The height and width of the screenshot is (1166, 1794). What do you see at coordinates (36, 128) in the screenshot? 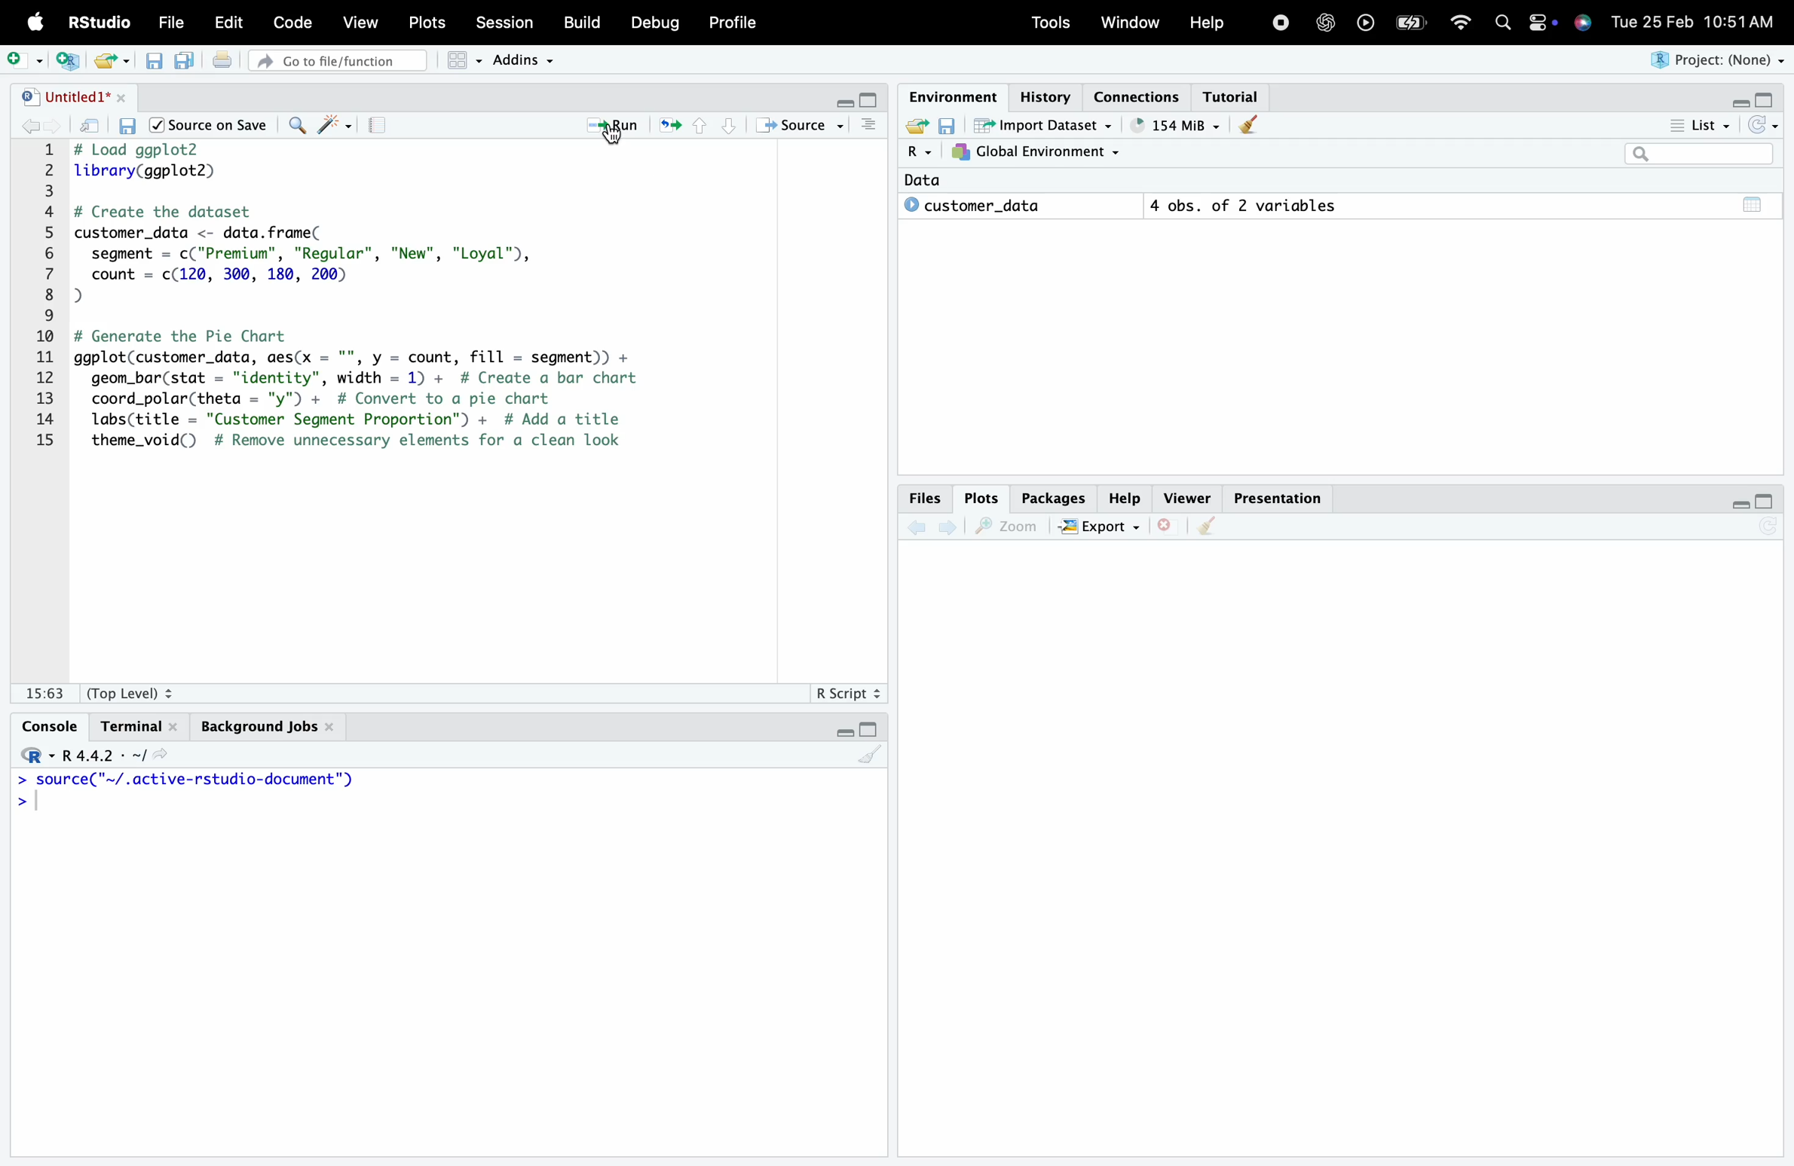
I see `back` at bounding box center [36, 128].